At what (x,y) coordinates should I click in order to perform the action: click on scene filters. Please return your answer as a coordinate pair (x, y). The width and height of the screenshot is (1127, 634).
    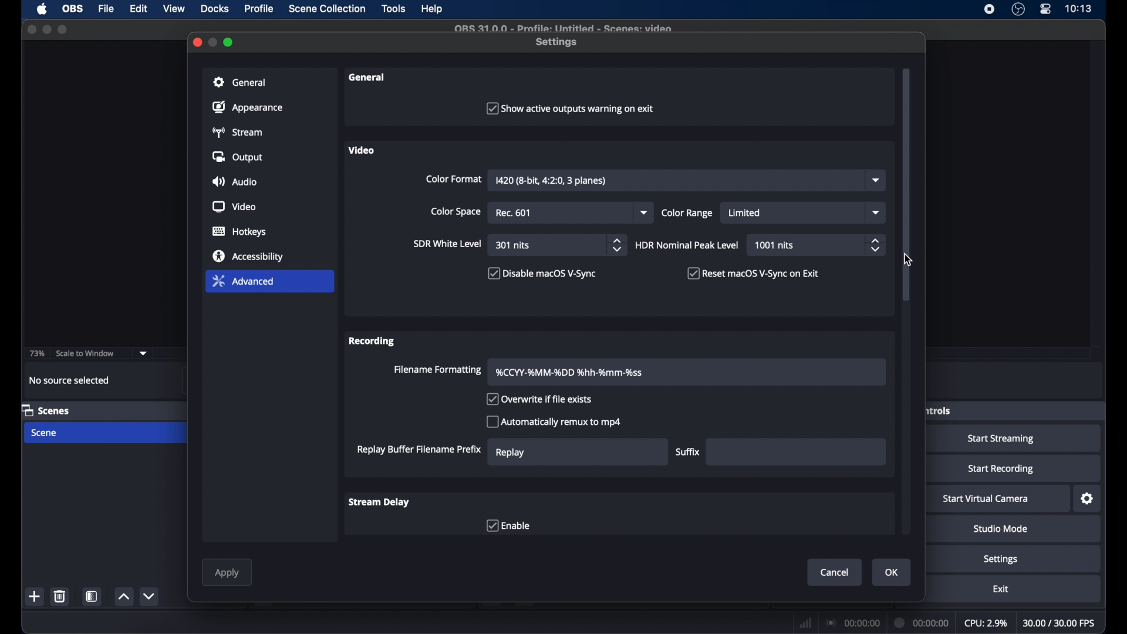
    Looking at the image, I should click on (93, 596).